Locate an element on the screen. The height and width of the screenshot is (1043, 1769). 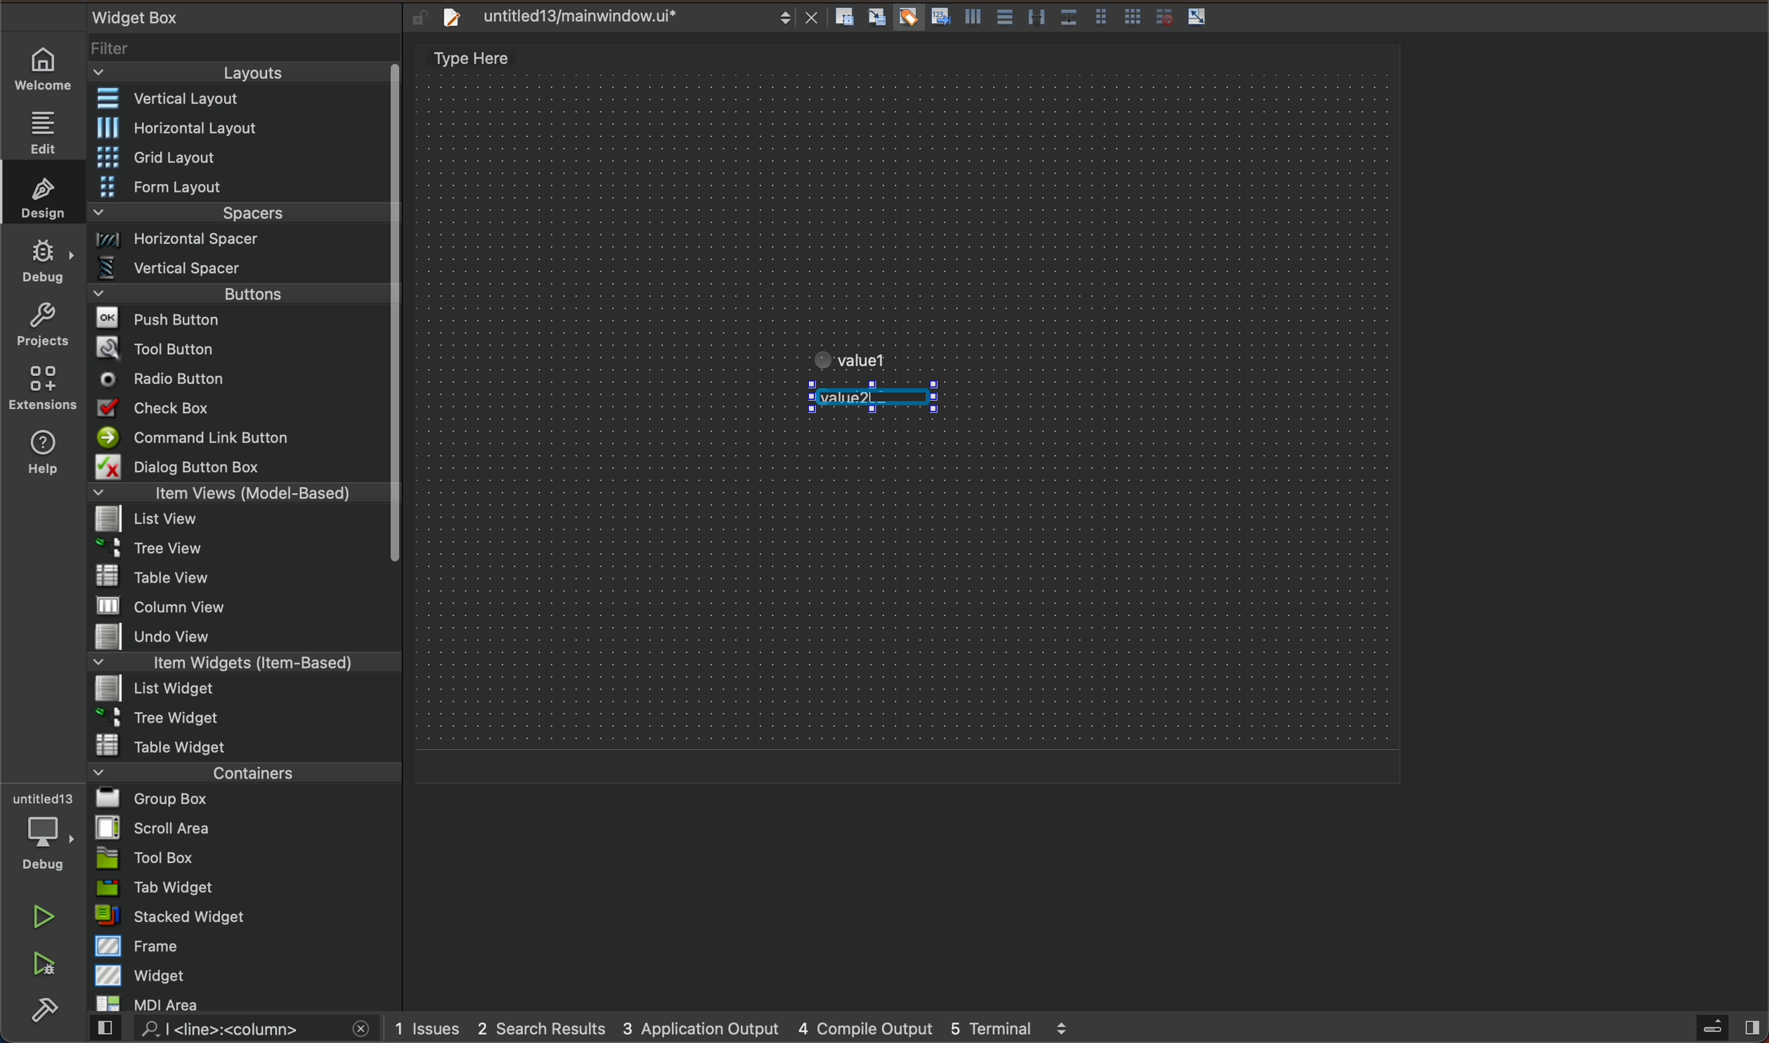
 is located at coordinates (242, 244).